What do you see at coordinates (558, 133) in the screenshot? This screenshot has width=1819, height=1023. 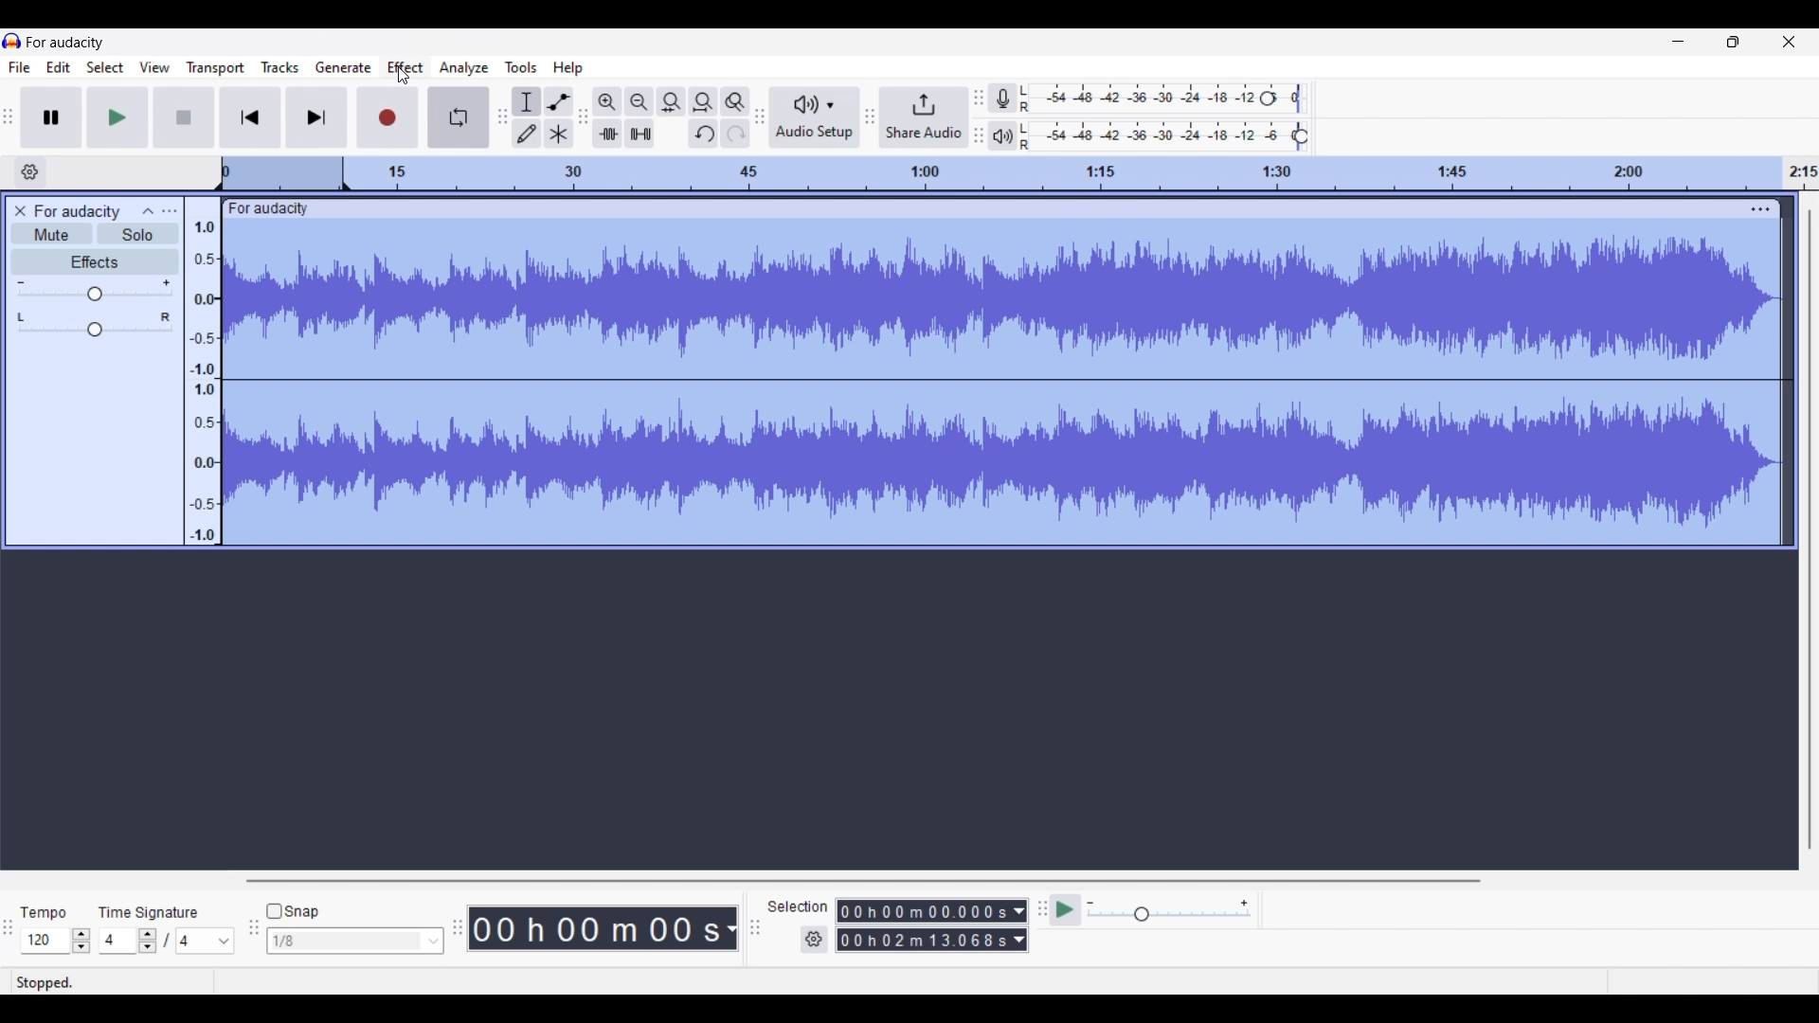 I see `Multi-tool` at bounding box center [558, 133].